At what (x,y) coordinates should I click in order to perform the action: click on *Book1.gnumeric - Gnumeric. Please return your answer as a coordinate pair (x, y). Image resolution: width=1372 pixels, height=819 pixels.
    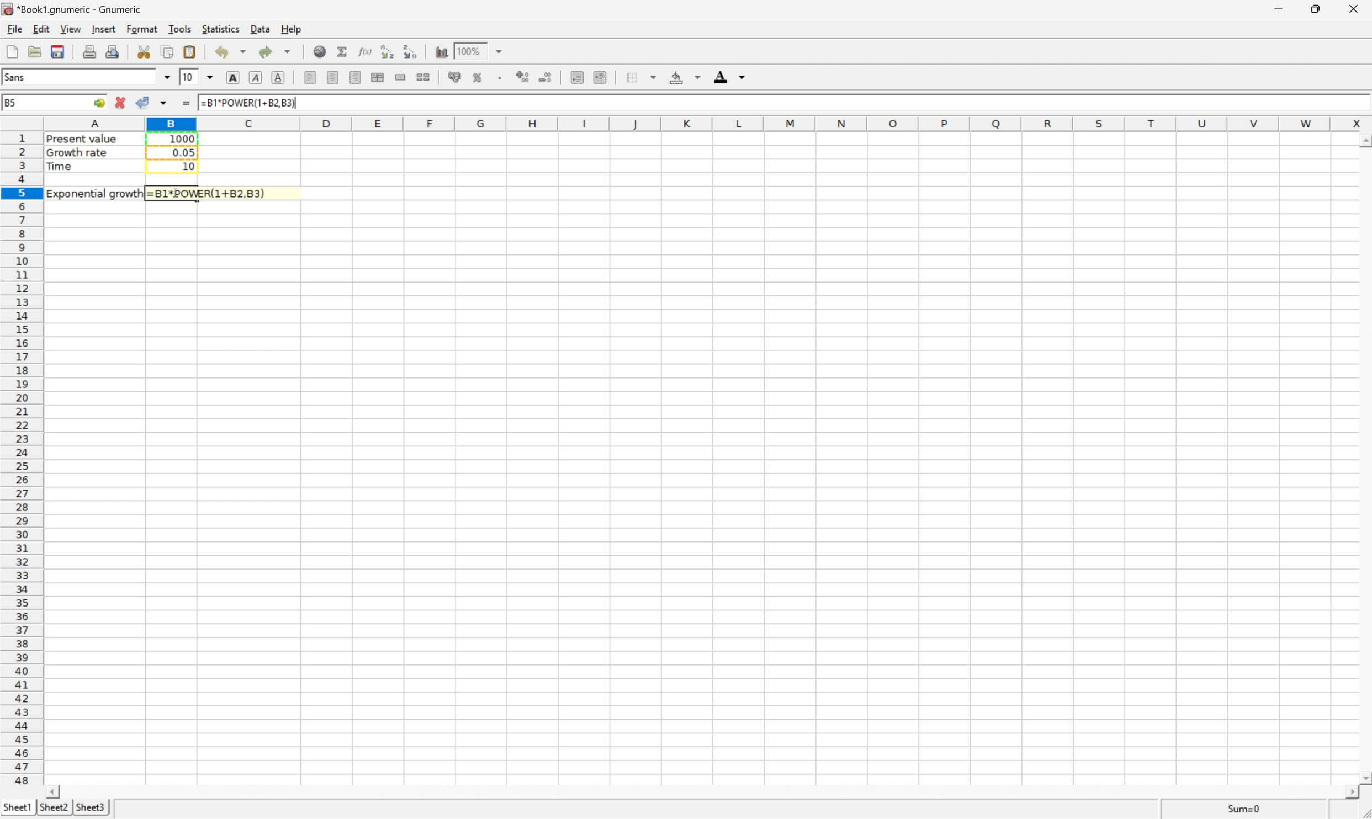
    Looking at the image, I should click on (75, 8).